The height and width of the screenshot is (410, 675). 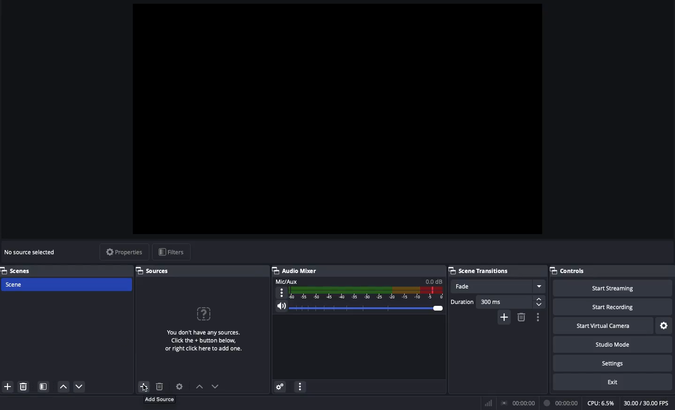 I want to click on add, so click(x=8, y=386).